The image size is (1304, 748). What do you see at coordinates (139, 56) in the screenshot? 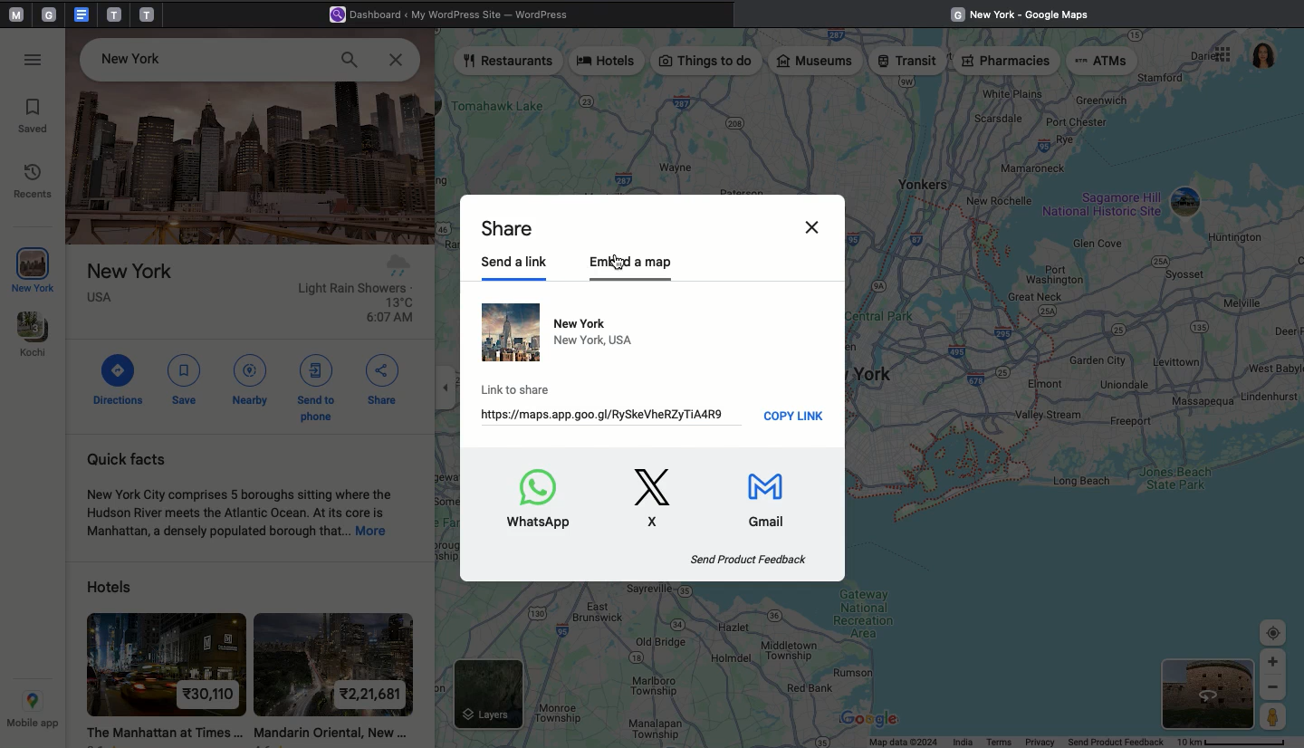
I see `Place -New York` at bounding box center [139, 56].